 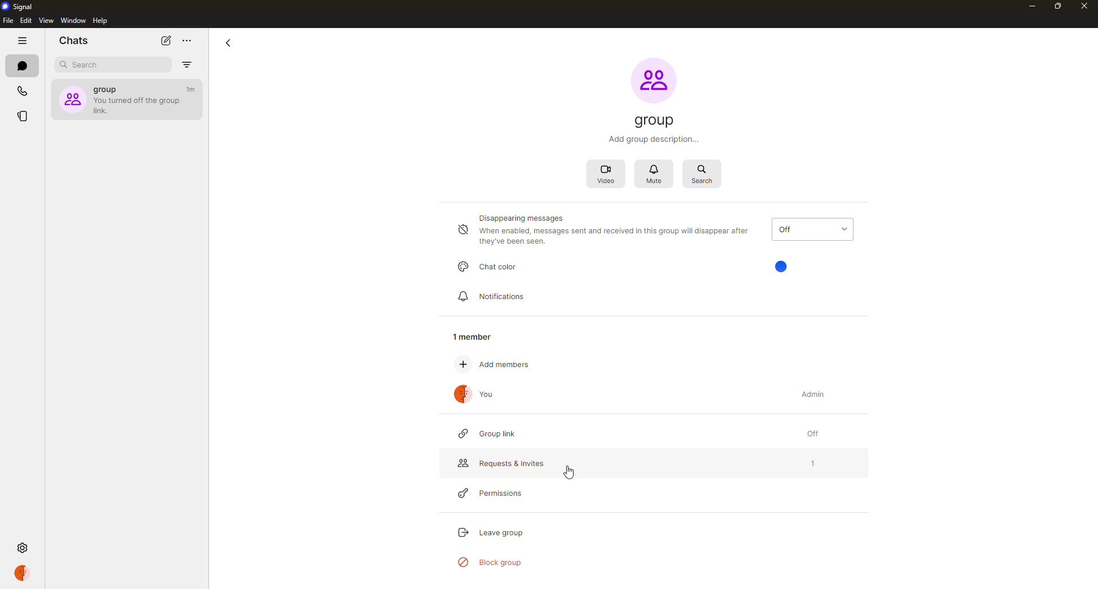 I want to click on you, so click(x=477, y=396).